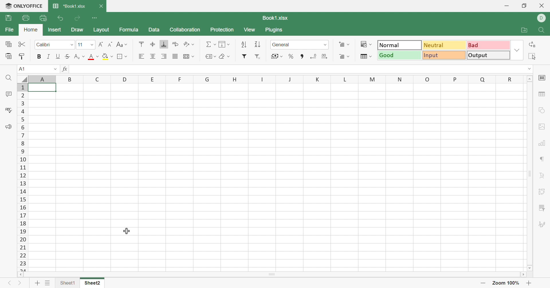 This screenshot has width=550, height=288. What do you see at coordinates (21, 176) in the screenshot?
I see `12` at bounding box center [21, 176].